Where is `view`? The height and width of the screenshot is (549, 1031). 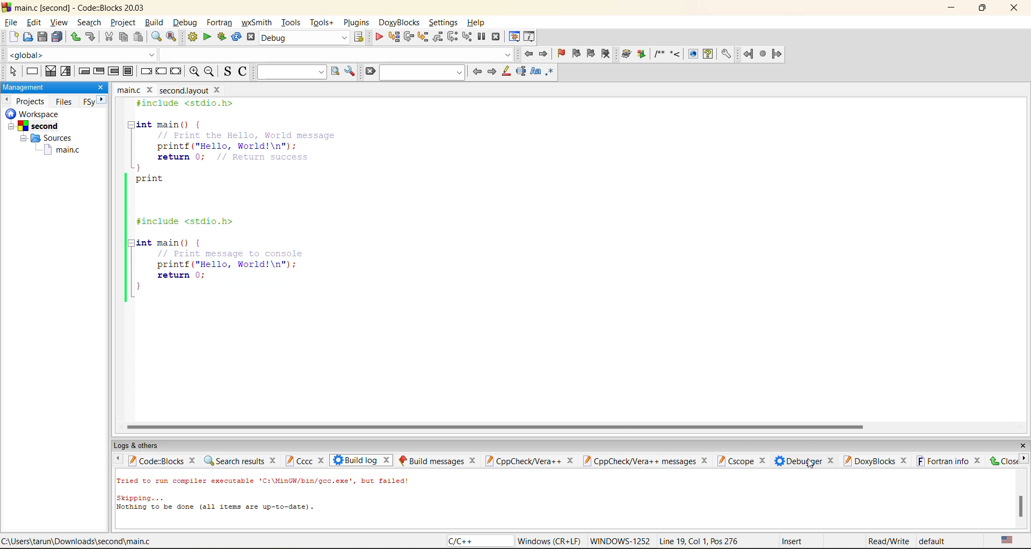 view is located at coordinates (59, 23).